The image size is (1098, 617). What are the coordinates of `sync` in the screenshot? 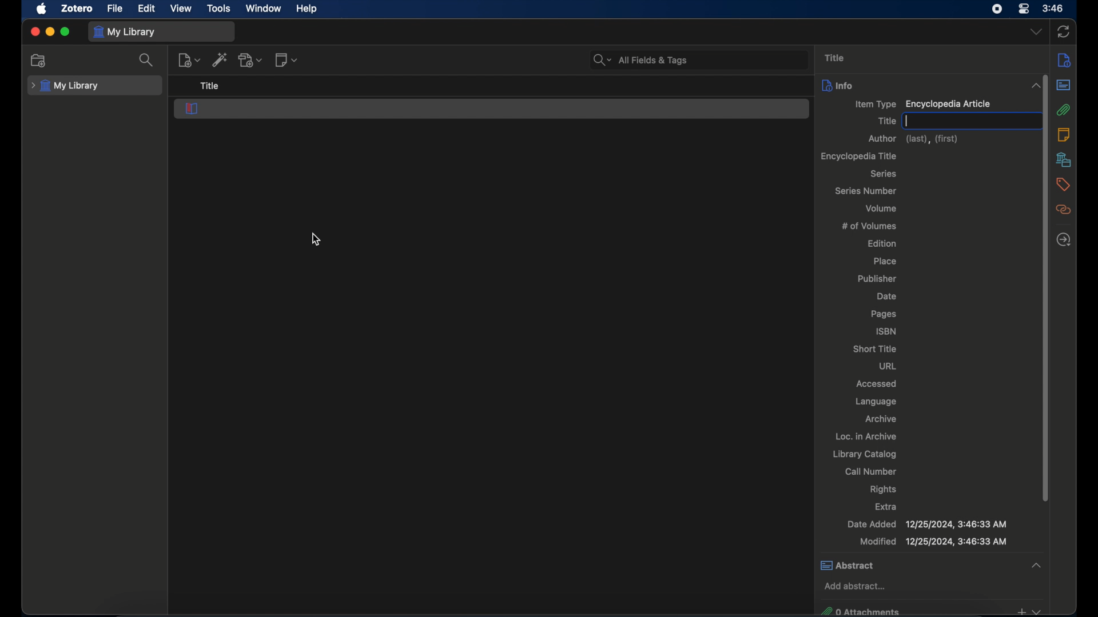 It's located at (1063, 33).